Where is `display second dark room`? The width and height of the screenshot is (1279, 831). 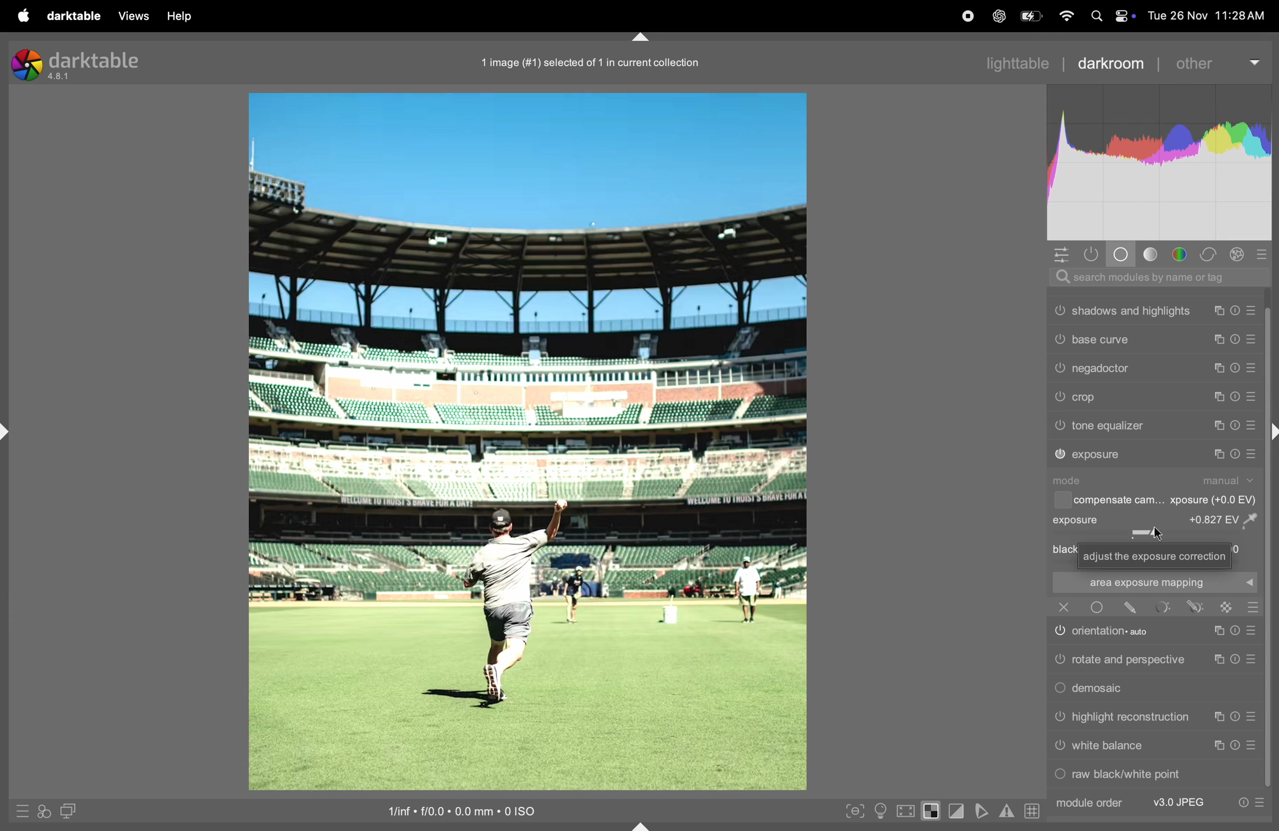
display second dark room is located at coordinates (73, 811).